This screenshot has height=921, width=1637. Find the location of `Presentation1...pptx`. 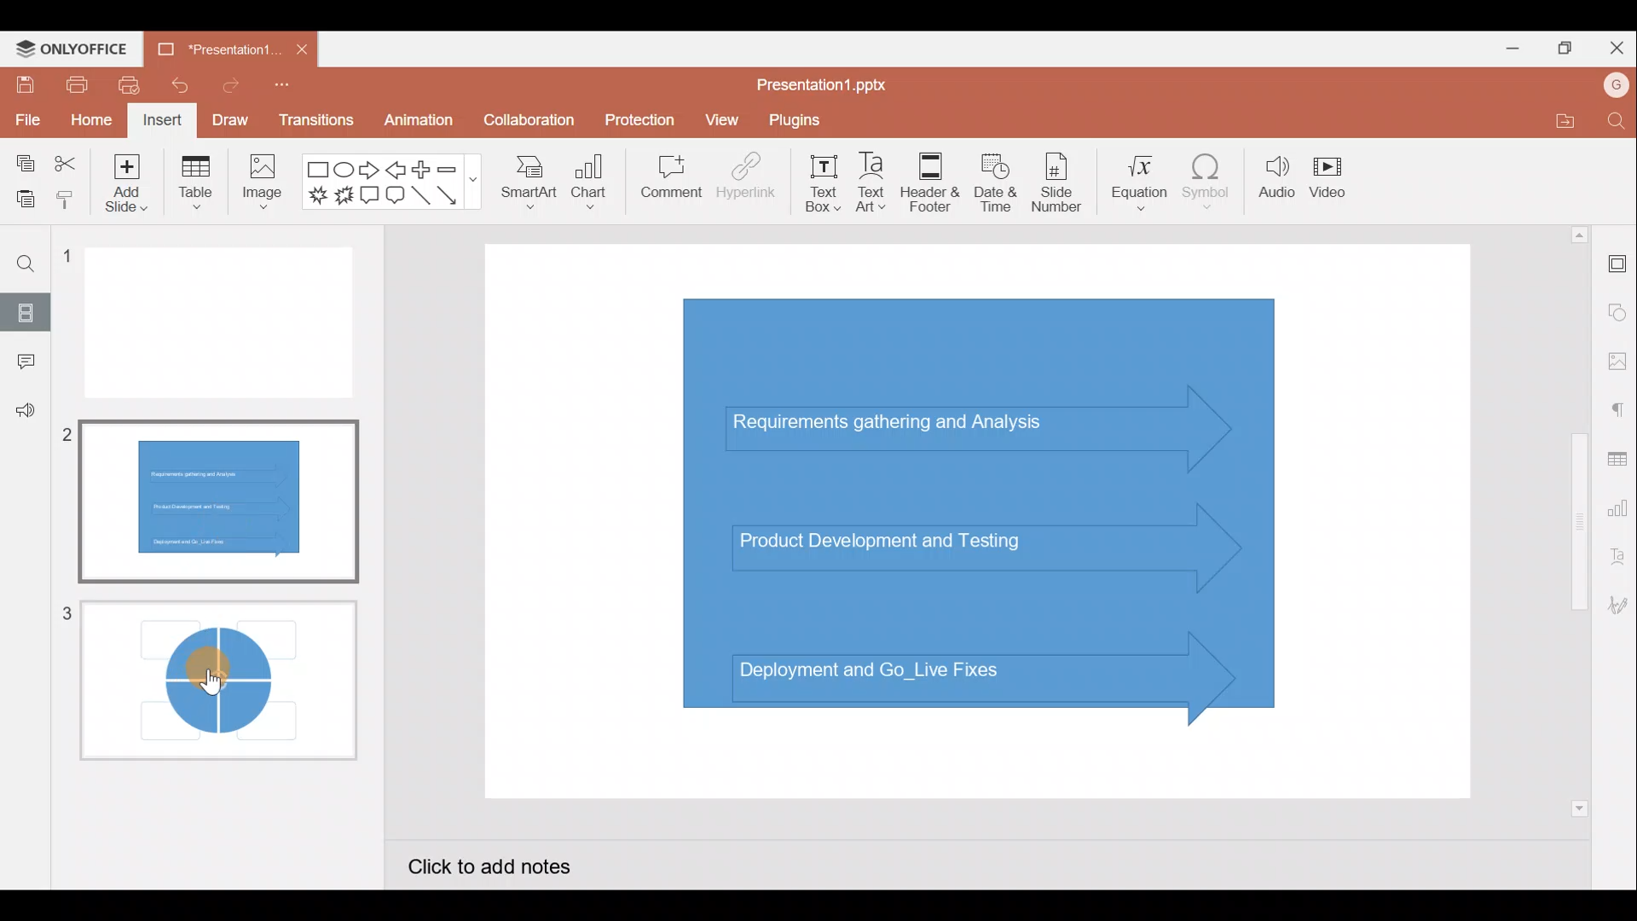

Presentation1...pptx is located at coordinates (825, 85).